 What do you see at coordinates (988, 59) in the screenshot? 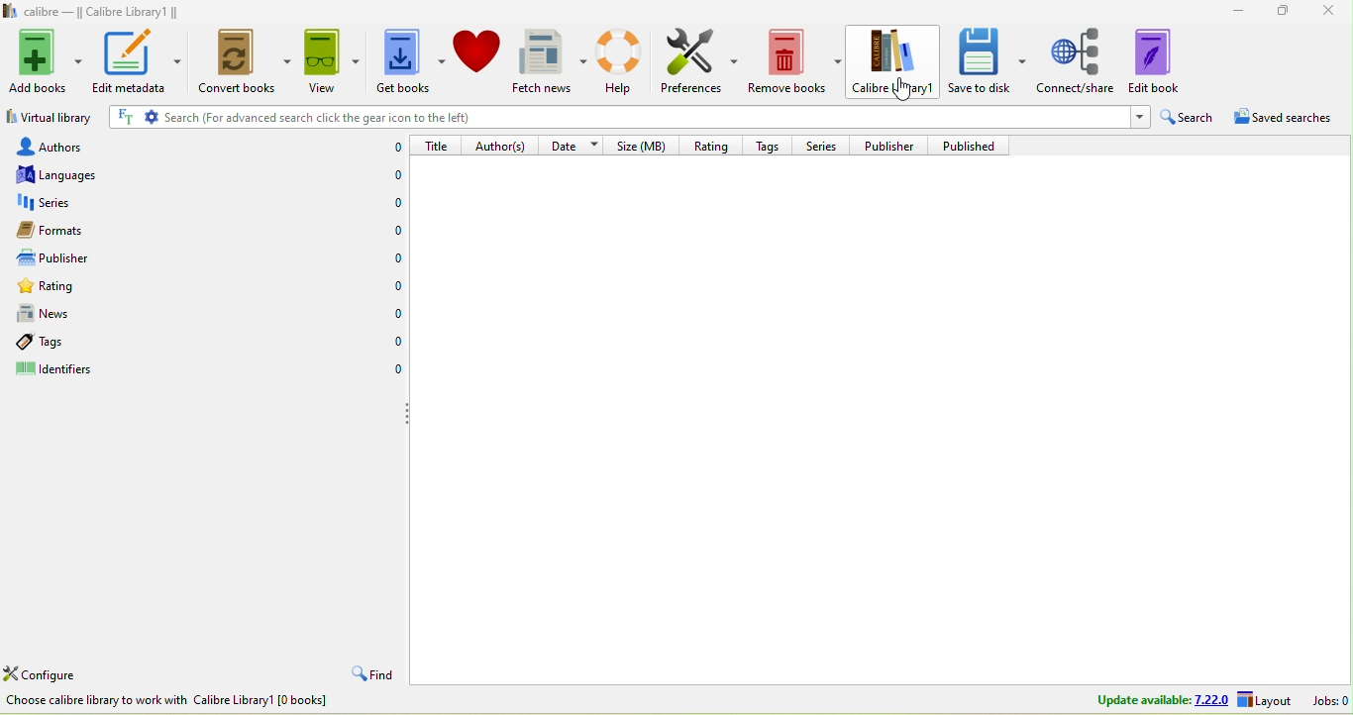
I see `save to disk` at bounding box center [988, 59].